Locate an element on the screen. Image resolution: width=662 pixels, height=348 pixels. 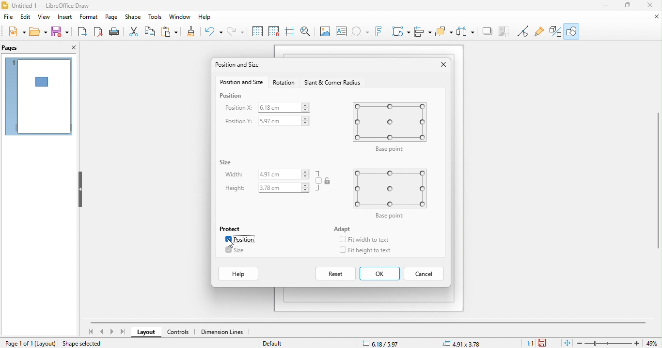
export directly as pdf is located at coordinates (96, 32).